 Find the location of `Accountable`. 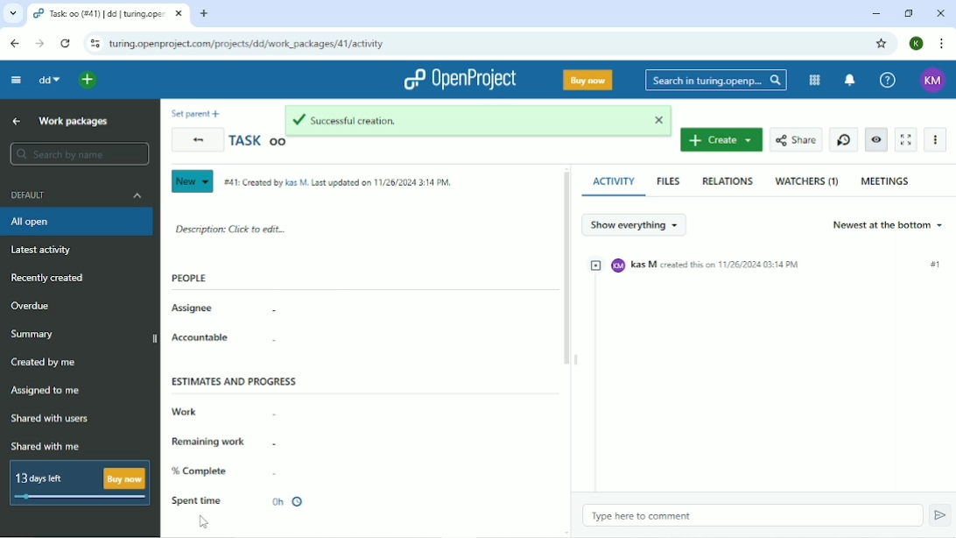

Accountable is located at coordinates (201, 336).